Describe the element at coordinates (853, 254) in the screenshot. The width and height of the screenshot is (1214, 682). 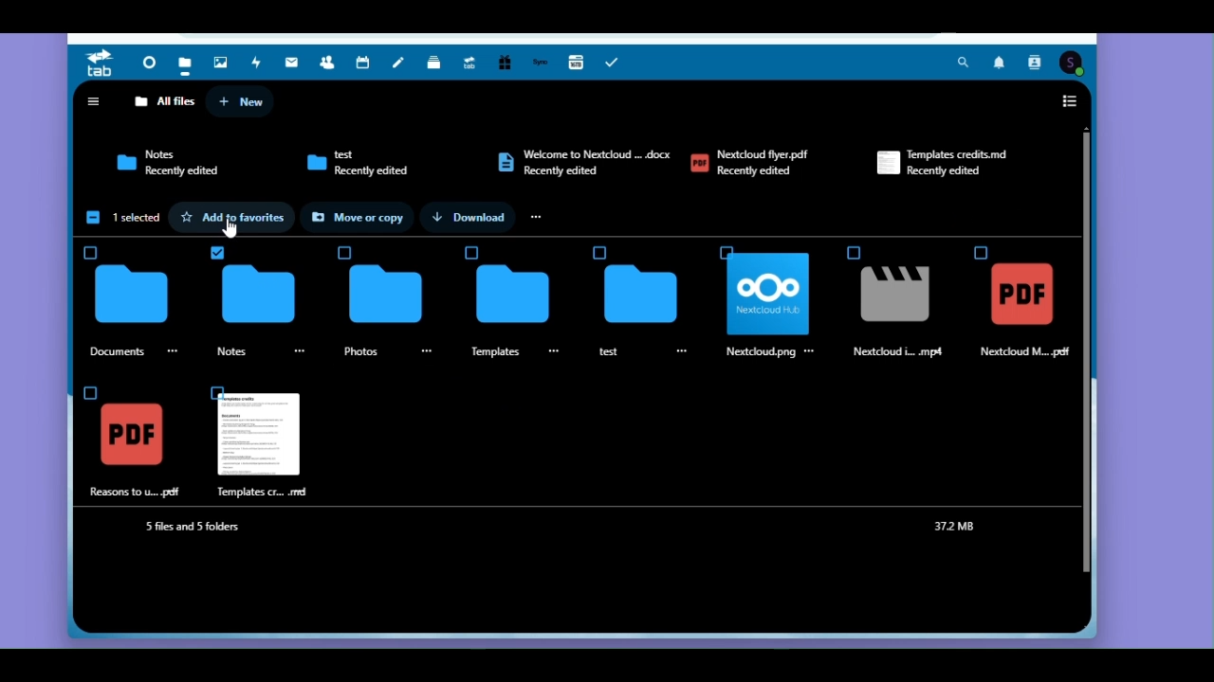
I see `Check Box` at that location.